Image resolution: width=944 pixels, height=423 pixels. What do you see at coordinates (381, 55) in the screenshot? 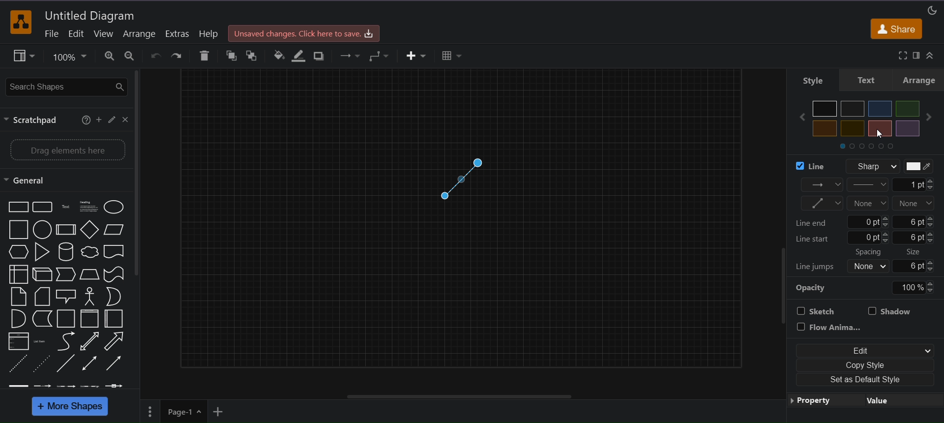
I see `waypoints` at bounding box center [381, 55].